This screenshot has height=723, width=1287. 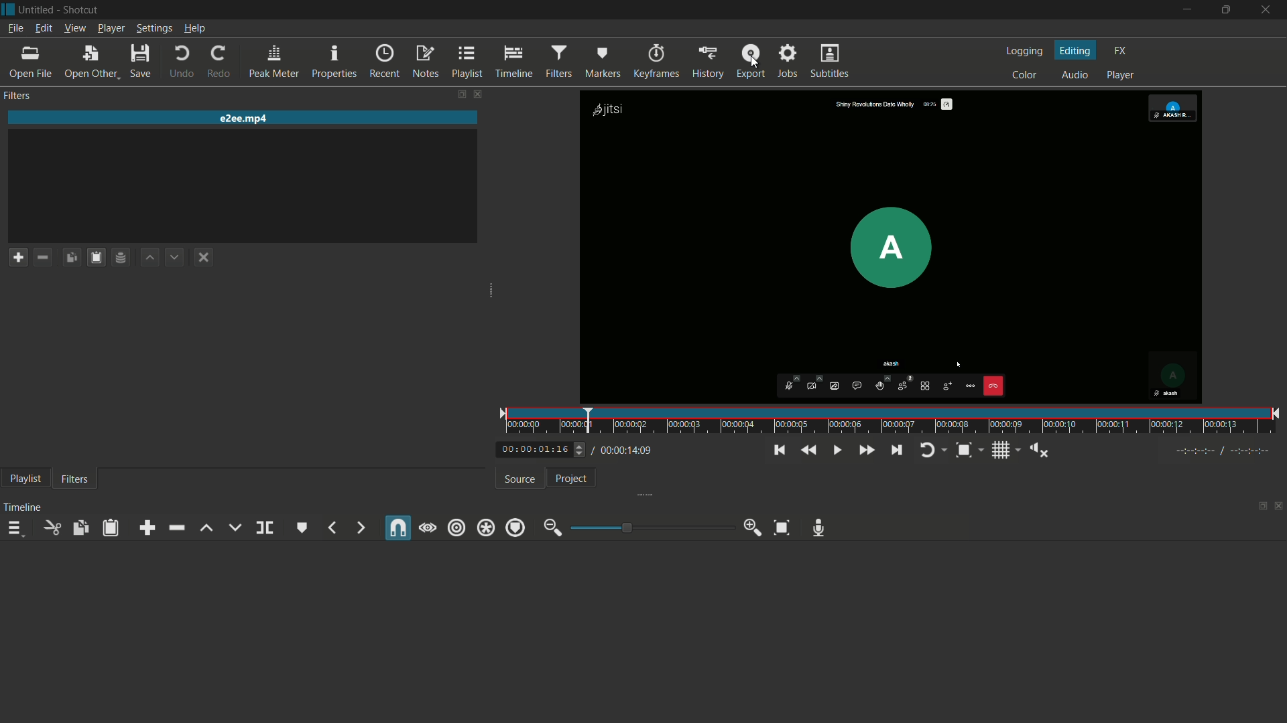 I want to click on cursor, so click(x=755, y=67).